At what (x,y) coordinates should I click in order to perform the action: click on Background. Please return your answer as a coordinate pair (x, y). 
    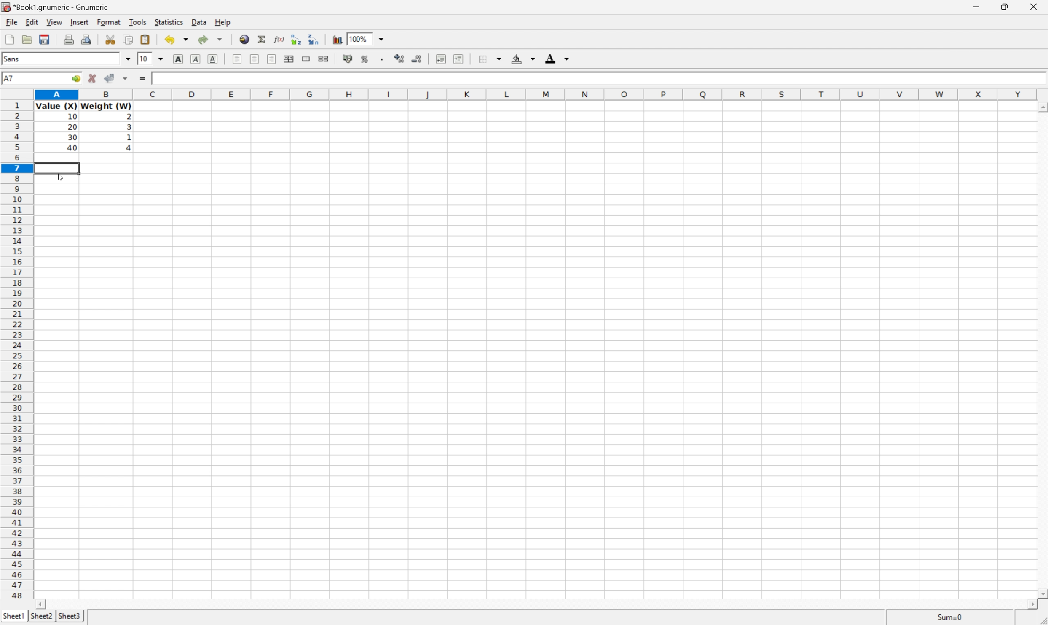
    Looking at the image, I should click on (523, 58).